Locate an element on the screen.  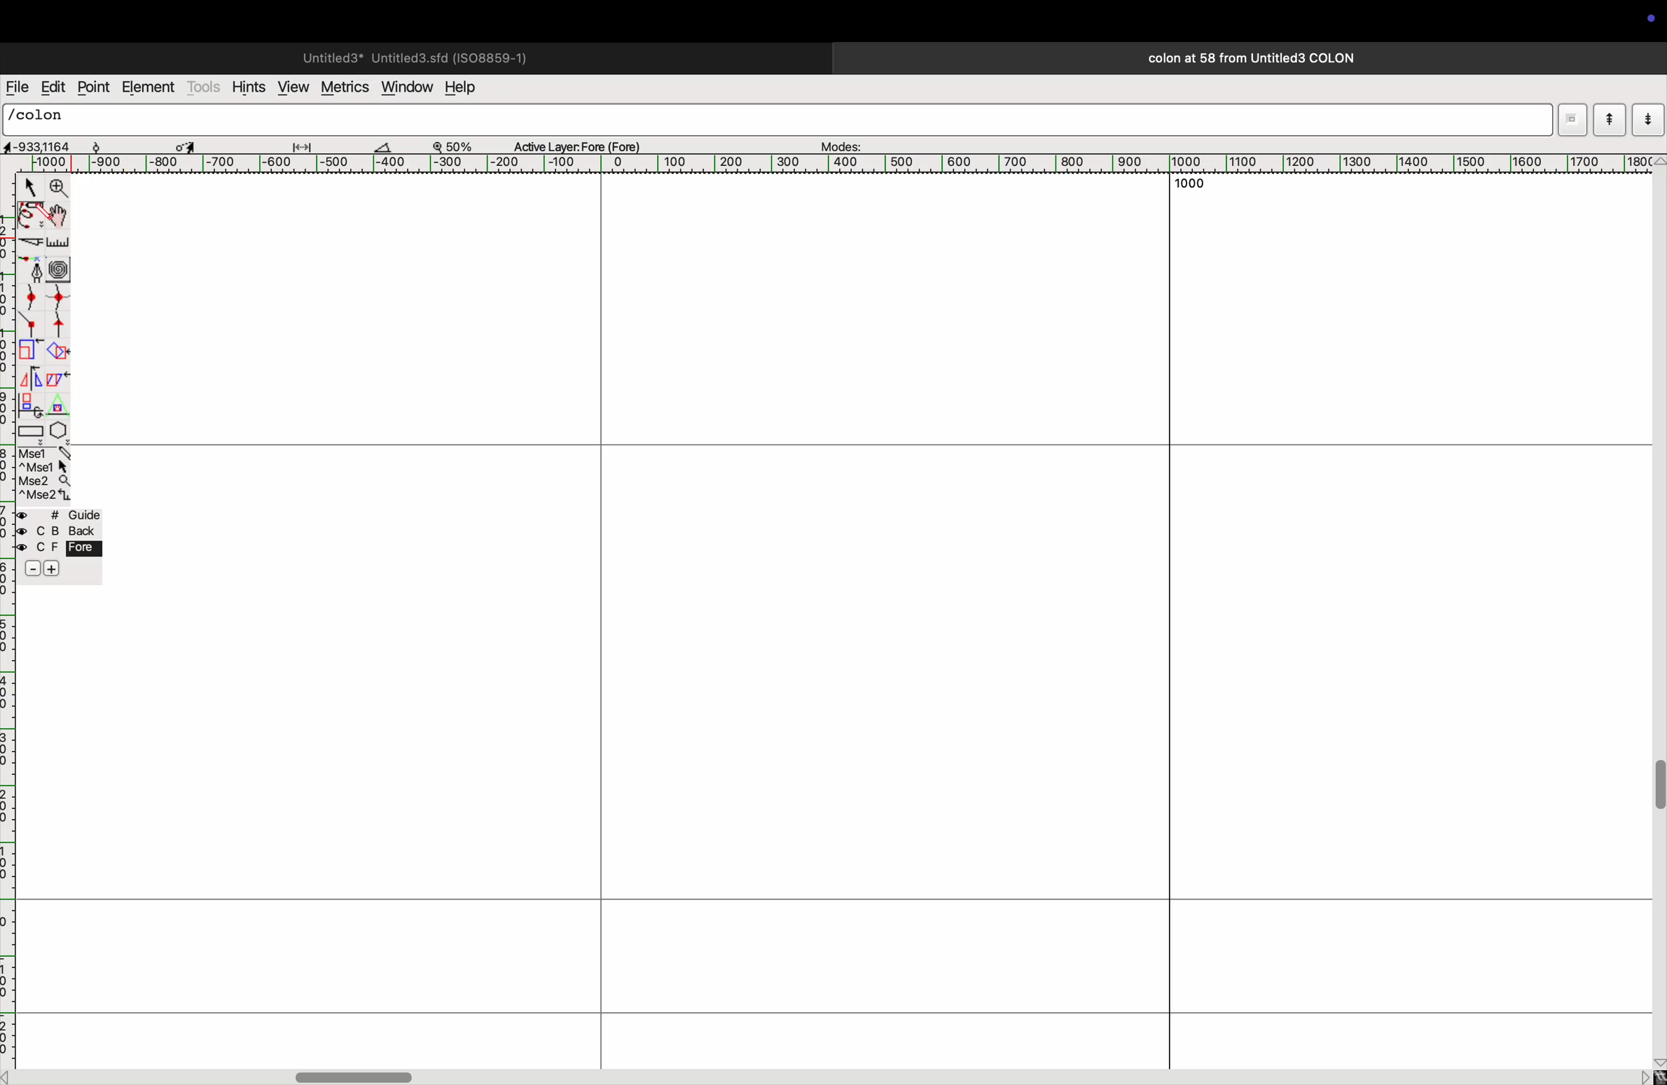
aspect ratio is located at coordinates (37, 146).